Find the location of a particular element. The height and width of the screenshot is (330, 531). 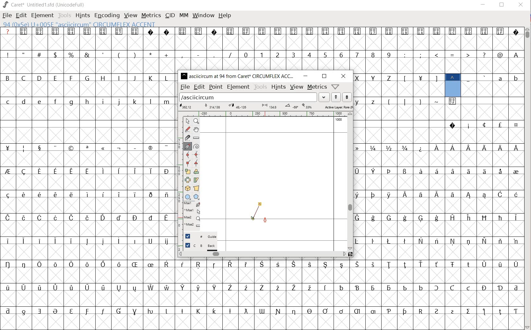

metrics is located at coordinates (317, 87).